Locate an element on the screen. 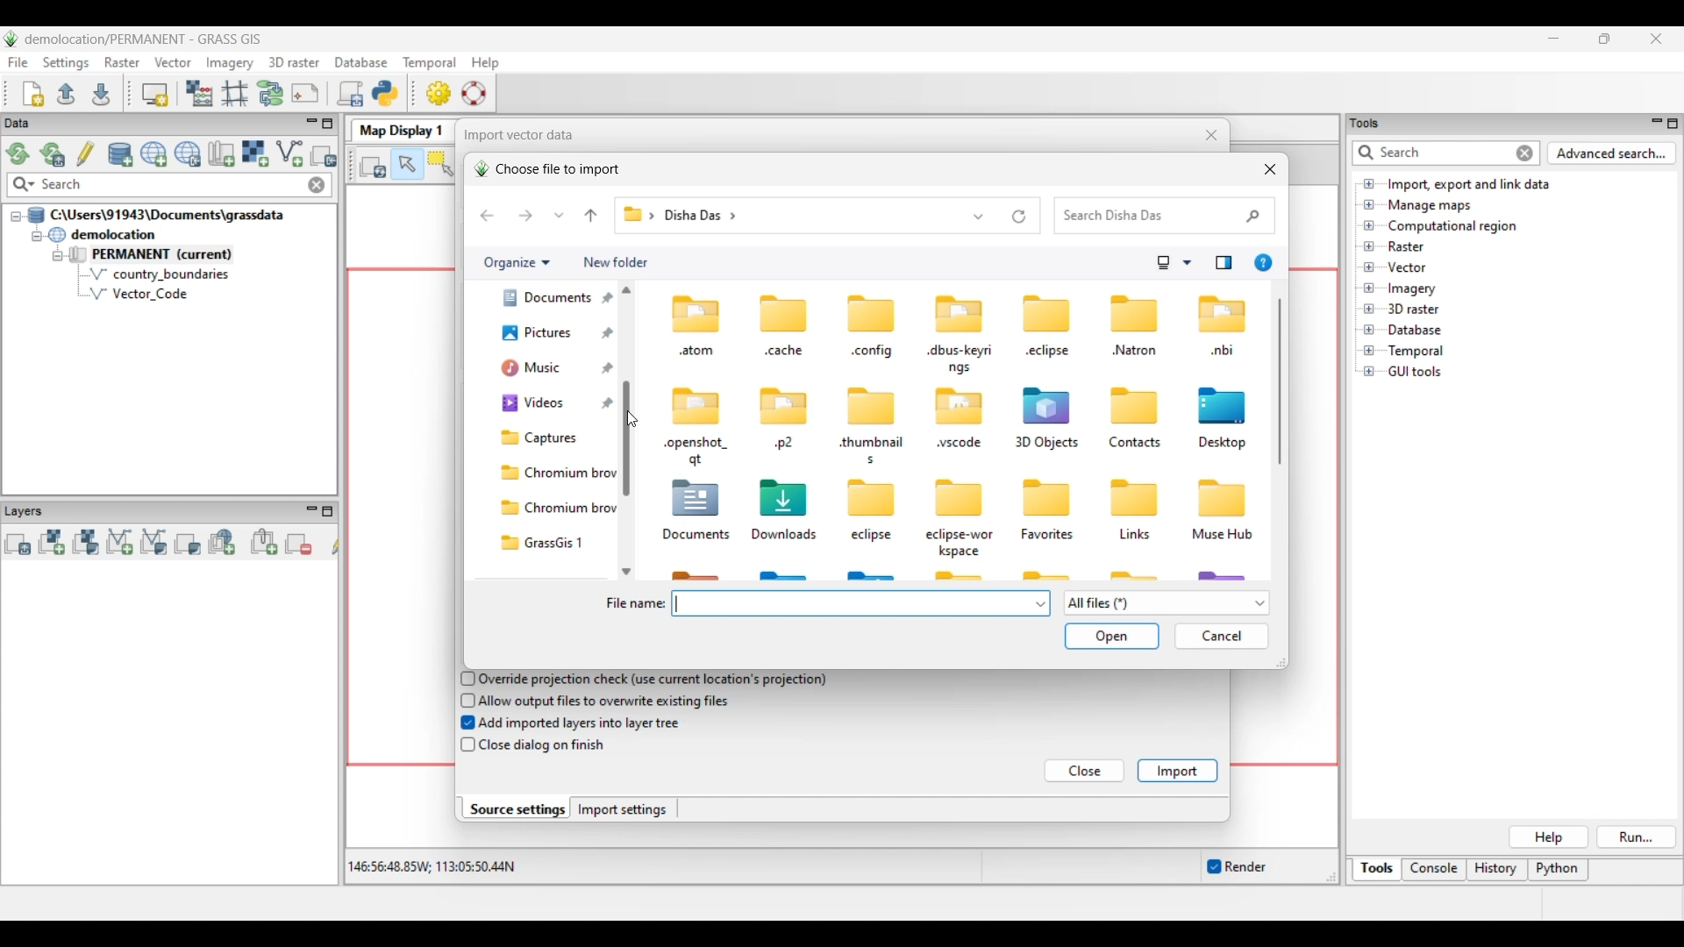 The height and width of the screenshot is (947, 1684). Links is located at coordinates (1135, 538).